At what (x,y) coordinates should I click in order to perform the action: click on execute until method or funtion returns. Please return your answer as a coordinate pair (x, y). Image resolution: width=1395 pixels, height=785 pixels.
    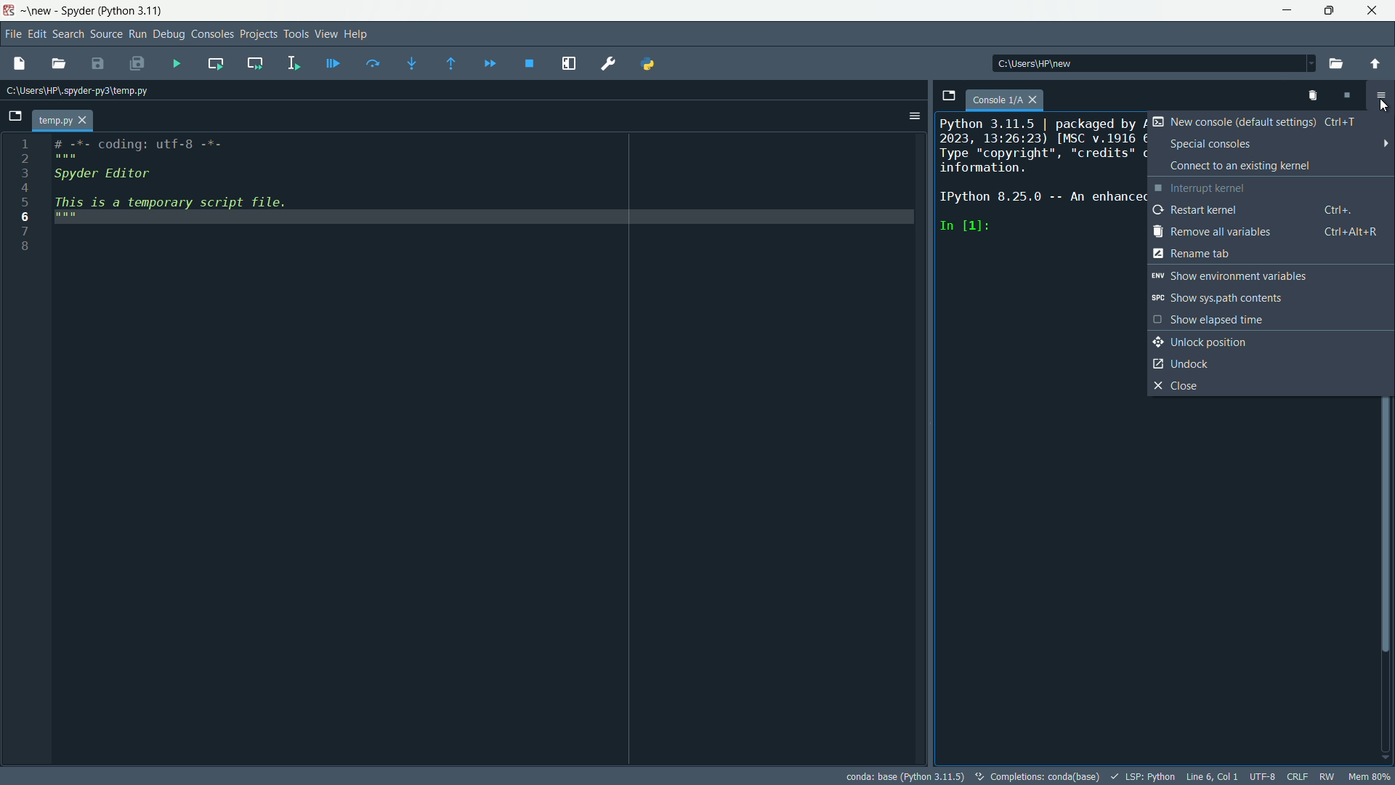
    Looking at the image, I should click on (453, 65).